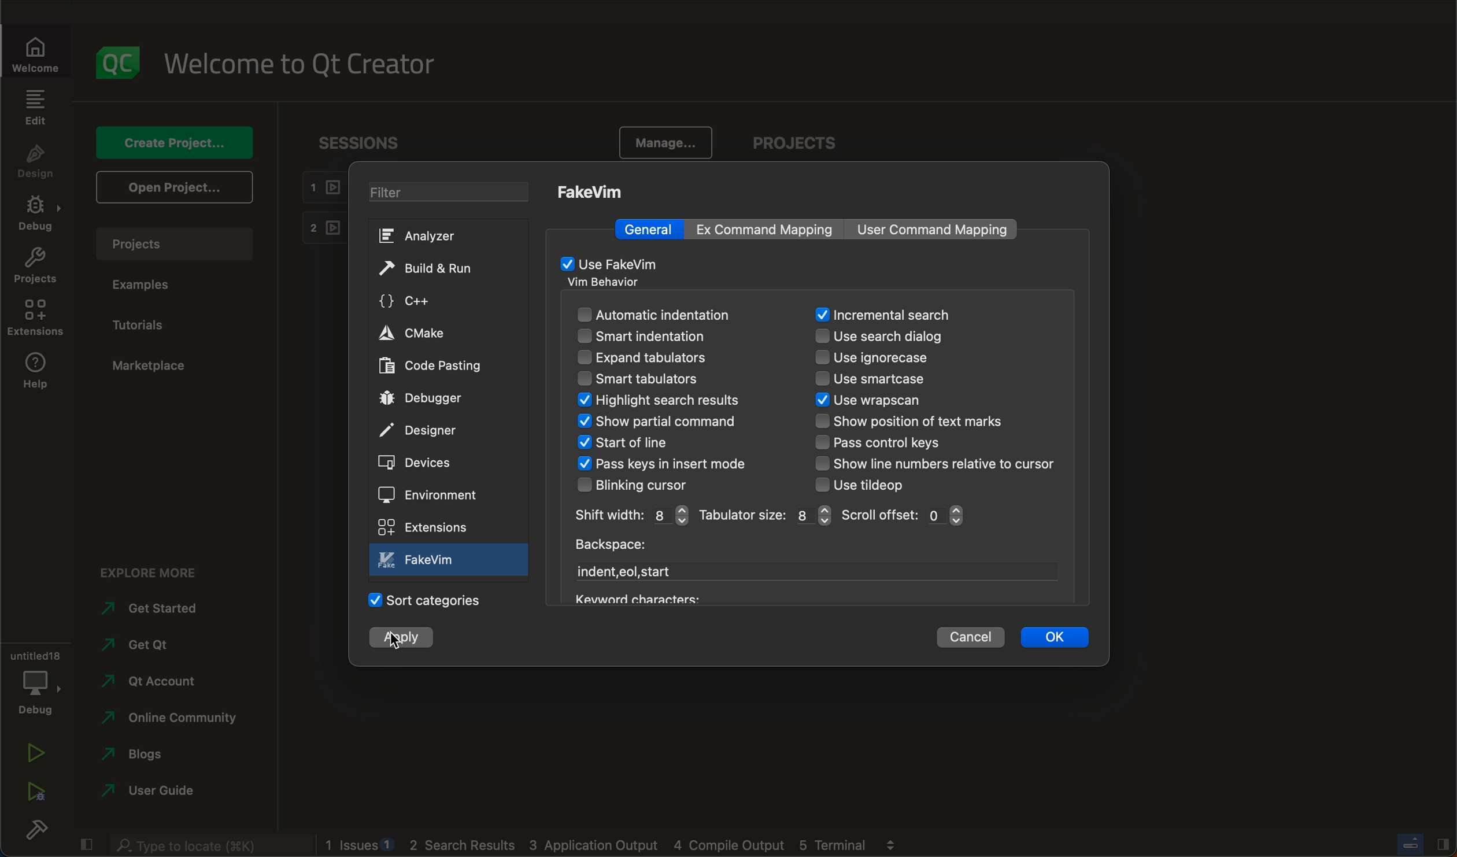  Describe the element at coordinates (434, 494) in the screenshot. I see `environment` at that location.